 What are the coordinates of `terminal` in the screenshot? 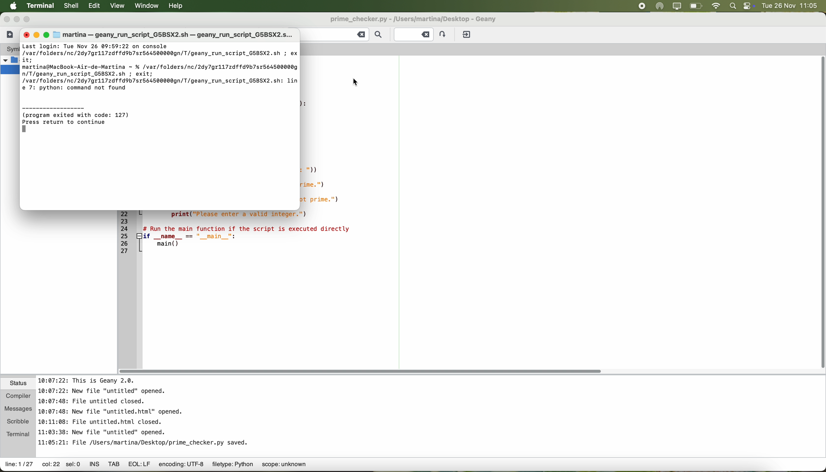 It's located at (18, 434).